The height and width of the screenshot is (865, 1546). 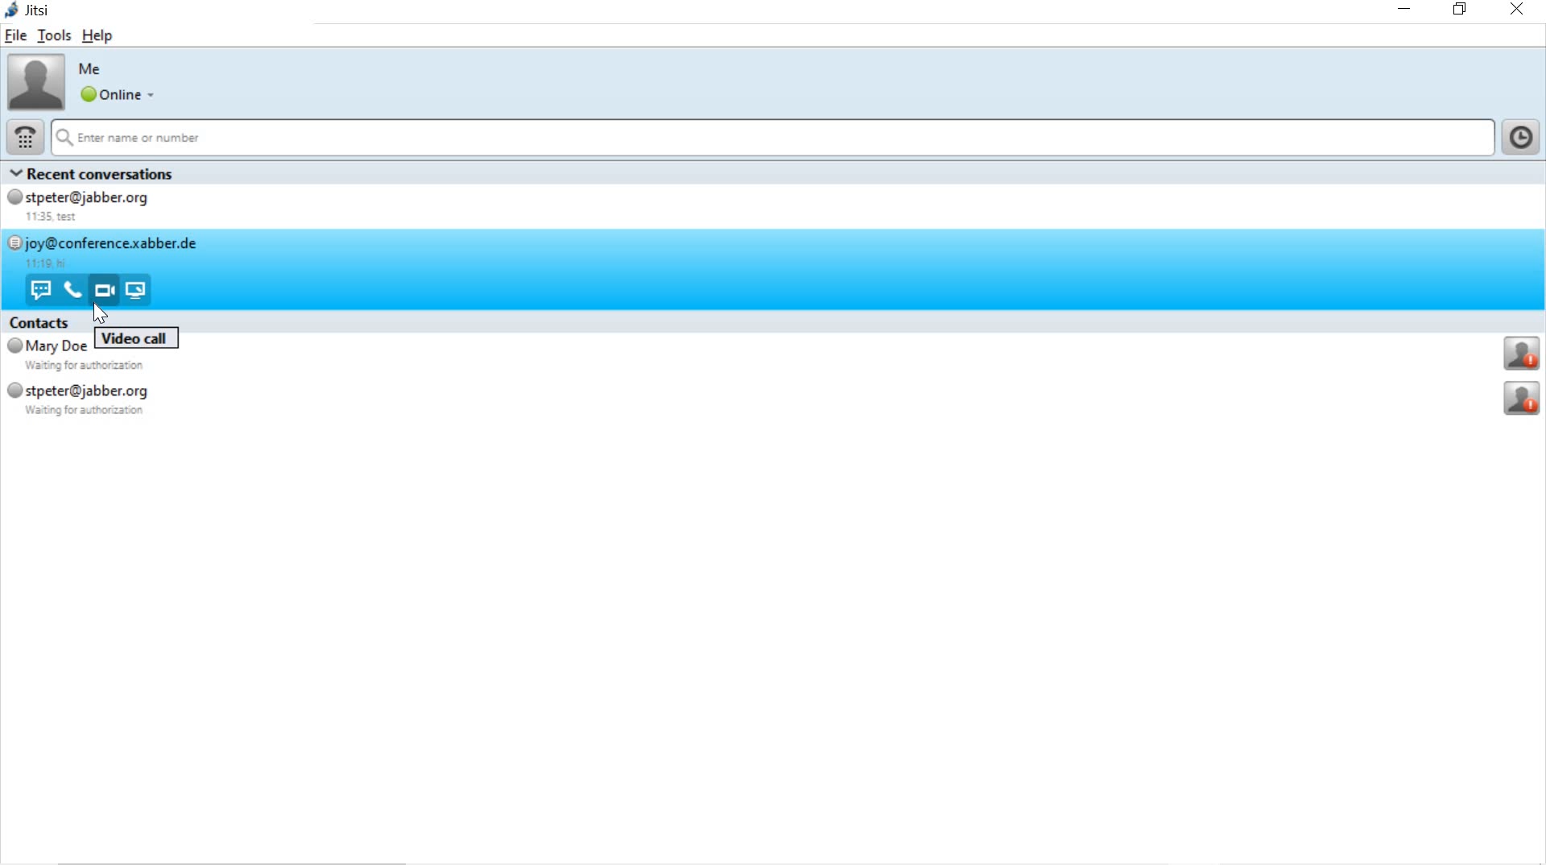 I want to click on online, so click(x=115, y=95).